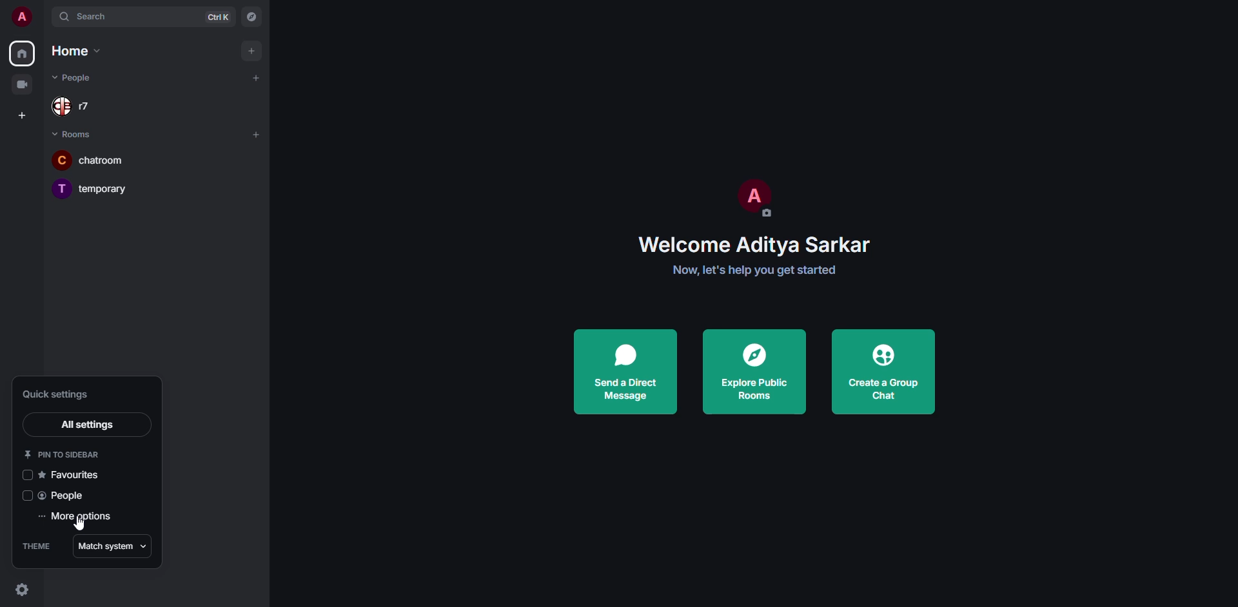  What do you see at coordinates (75, 474) in the screenshot?
I see `favorites` at bounding box center [75, 474].